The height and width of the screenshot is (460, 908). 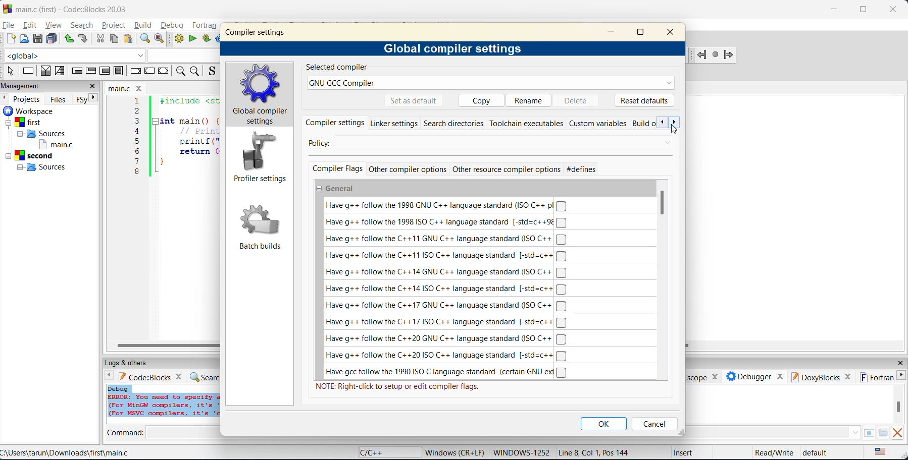 I want to click on other compiler options, so click(x=407, y=169).